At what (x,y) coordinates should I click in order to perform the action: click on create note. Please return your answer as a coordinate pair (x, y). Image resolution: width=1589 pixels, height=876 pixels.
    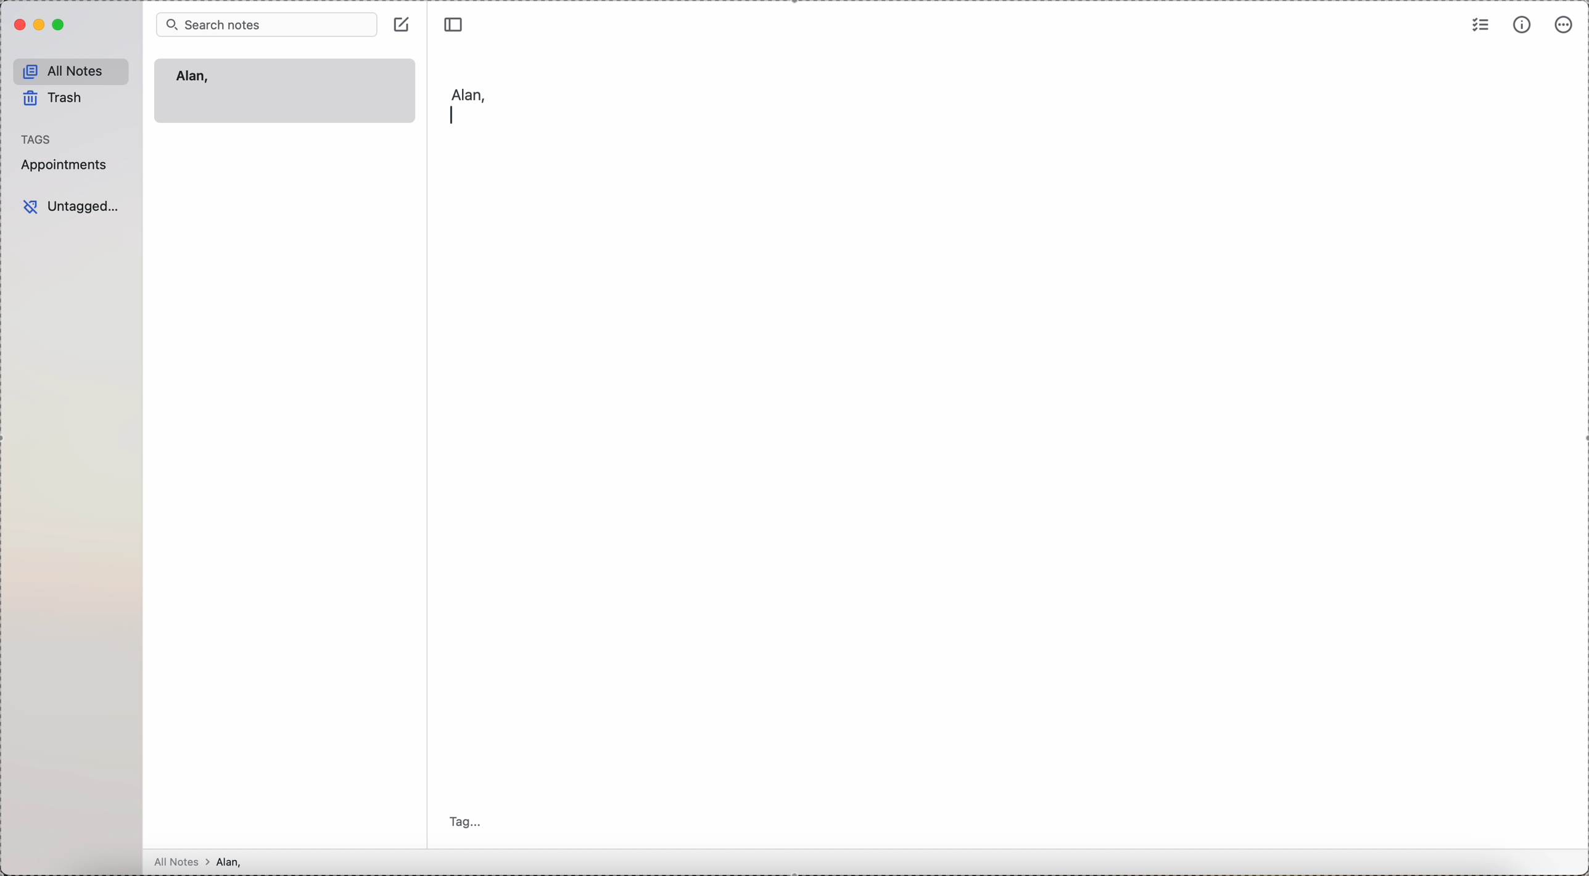
    Looking at the image, I should click on (403, 23).